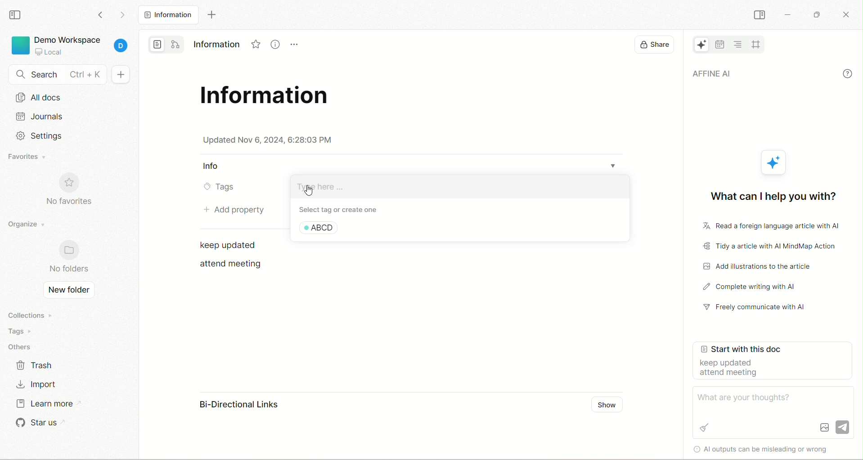 This screenshot has width=863, height=460. What do you see at coordinates (847, 16) in the screenshot?
I see `close` at bounding box center [847, 16].